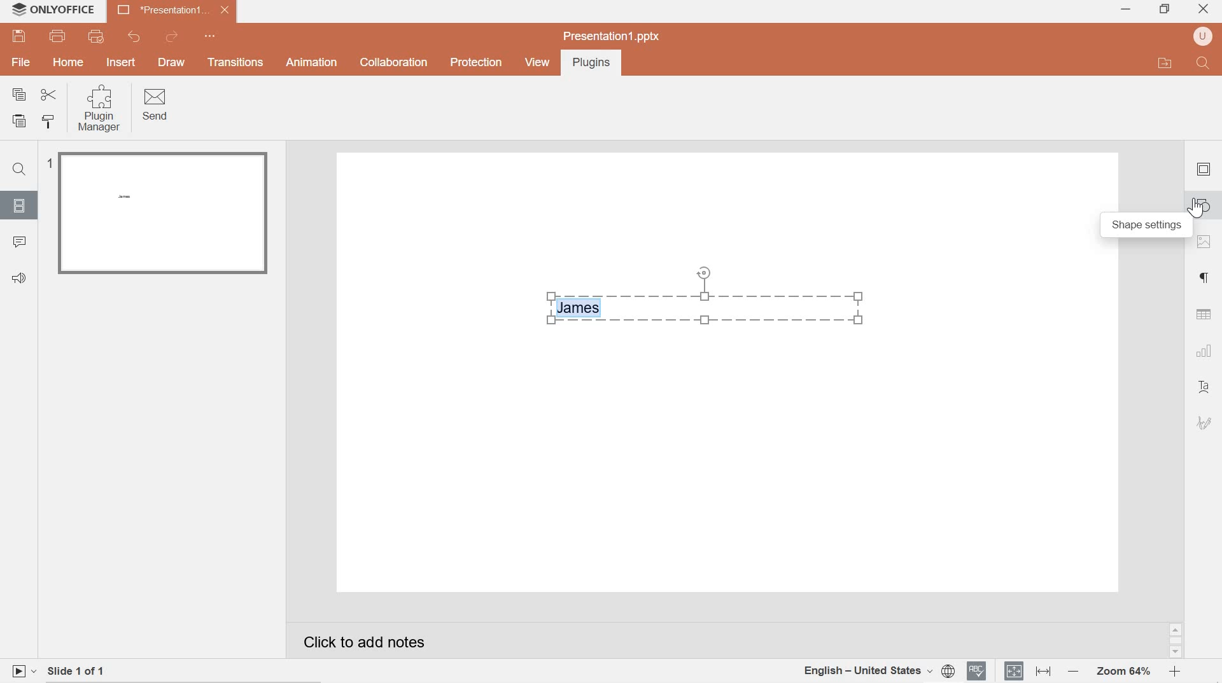  Describe the element at coordinates (102, 109) in the screenshot. I see `Plugin Manager` at that location.